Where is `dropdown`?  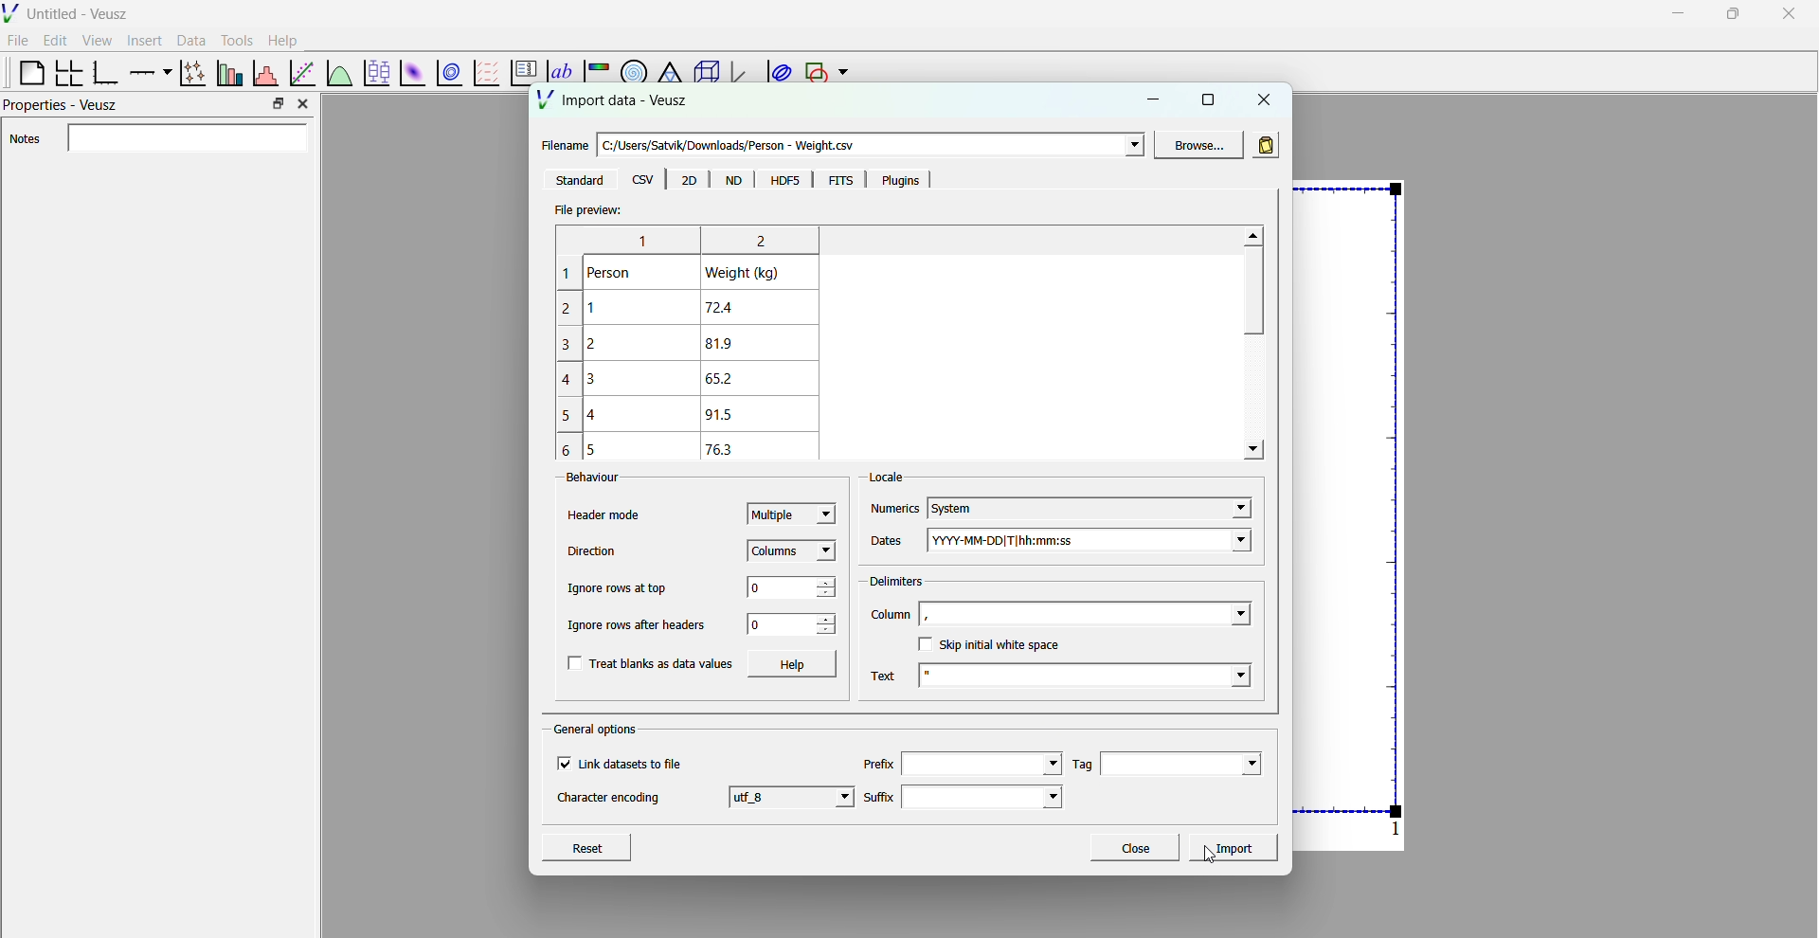
dropdown is located at coordinates (843, 73).